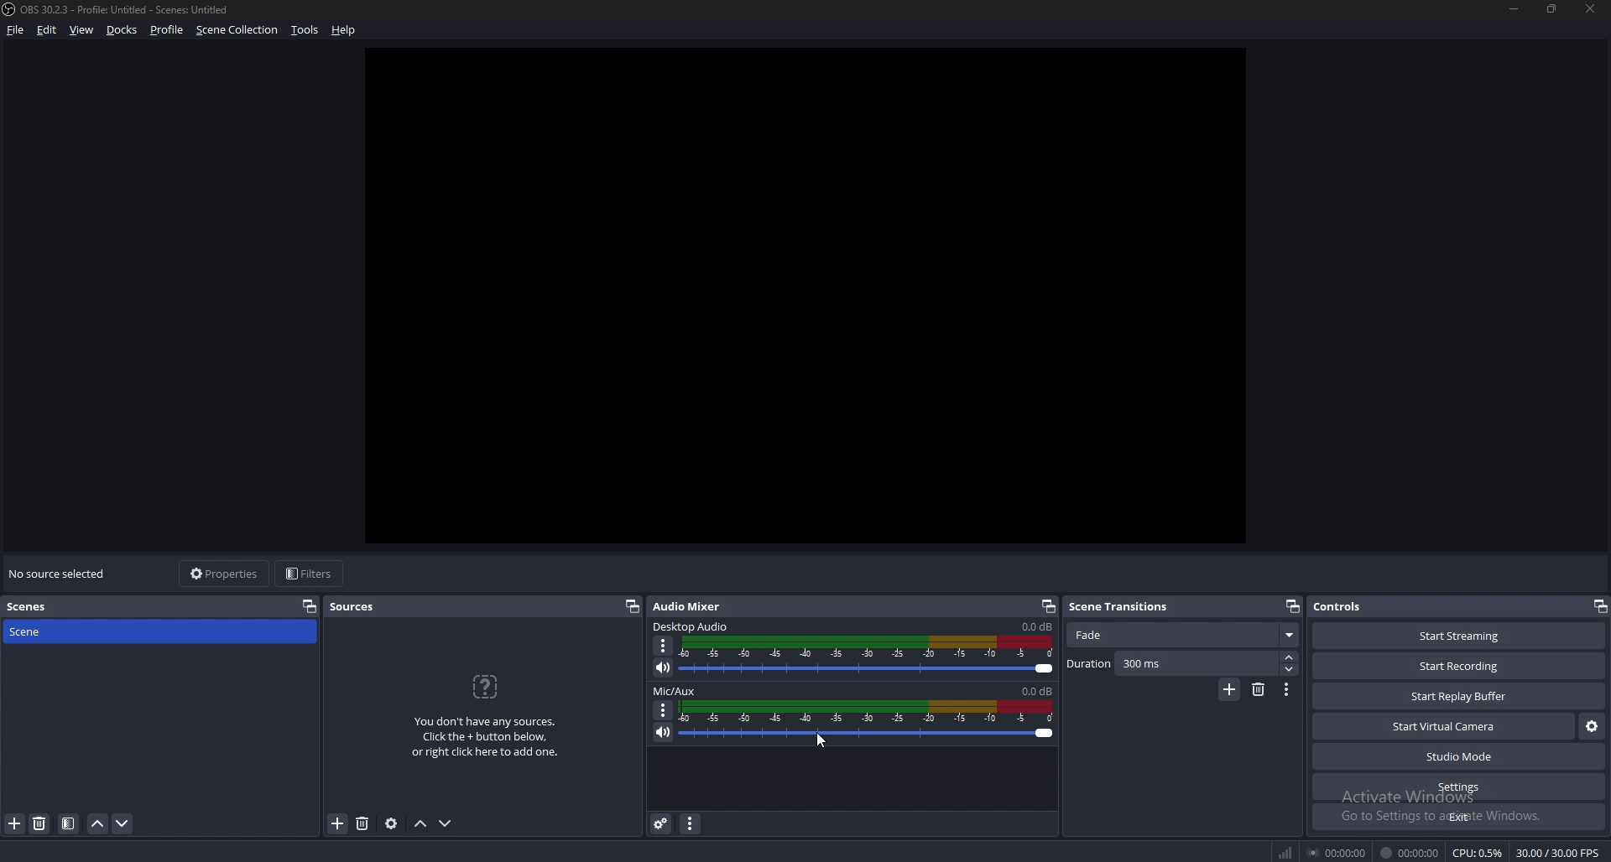 Image resolution: width=1611 pixels, height=862 pixels. What do you see at coordinates (122, 30) in the screenshot?
I see `docks` at bounding box center [122, 30].